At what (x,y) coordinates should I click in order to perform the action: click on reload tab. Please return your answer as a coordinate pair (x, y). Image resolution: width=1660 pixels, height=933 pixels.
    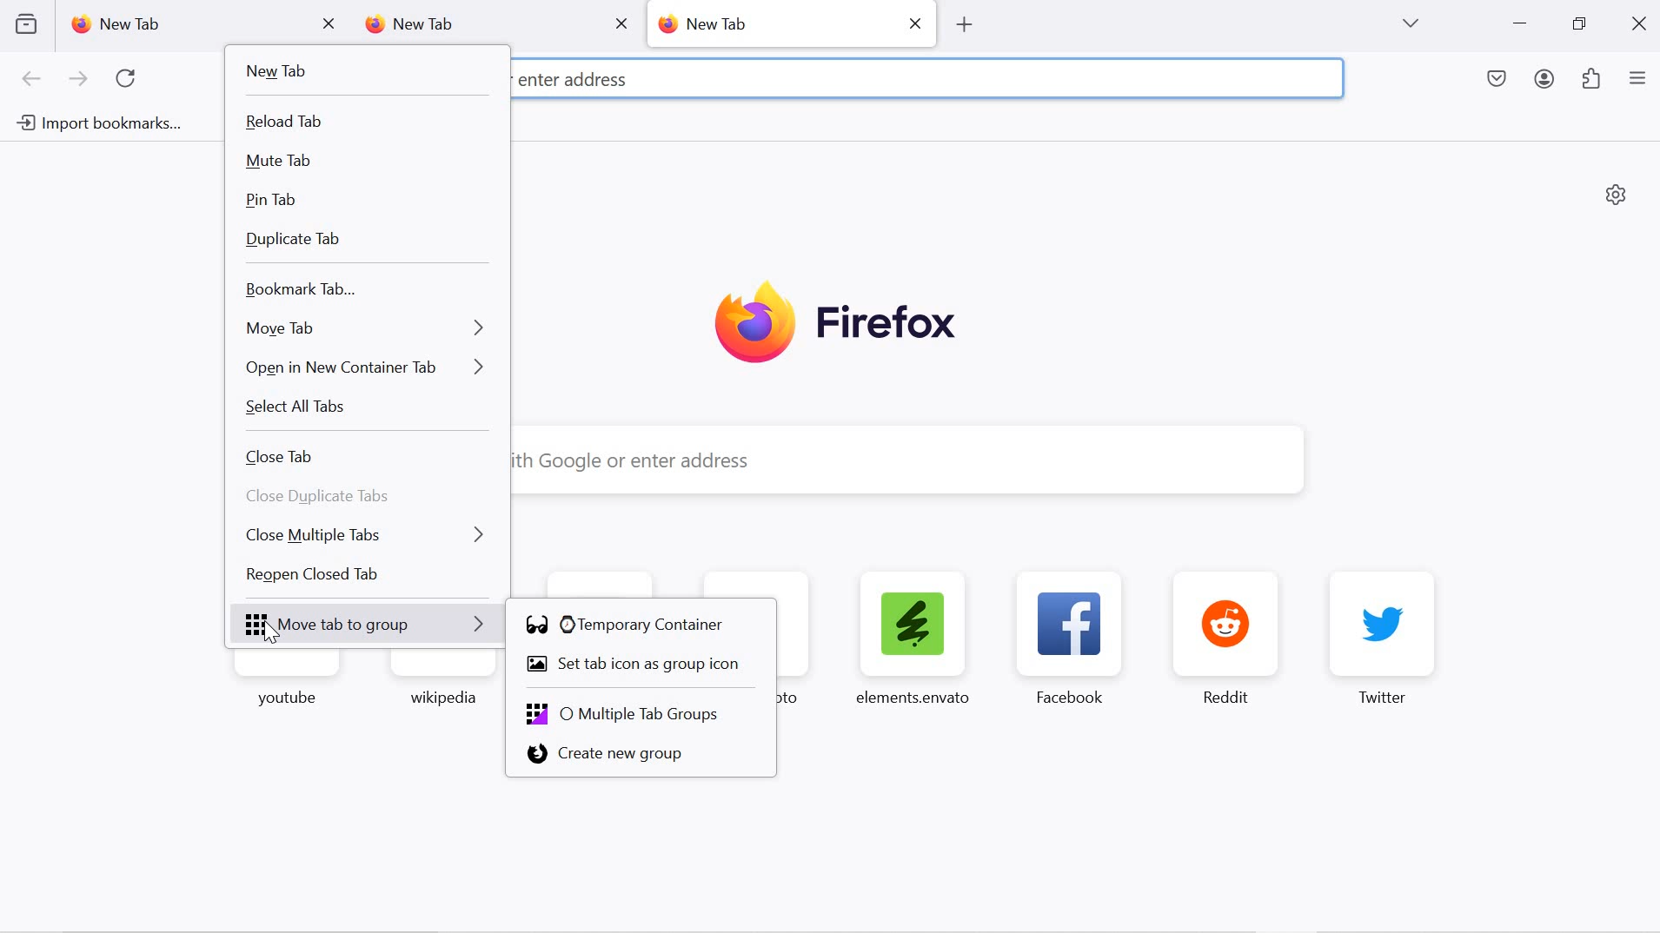
    Looking at the image, I should click on (365, 122).